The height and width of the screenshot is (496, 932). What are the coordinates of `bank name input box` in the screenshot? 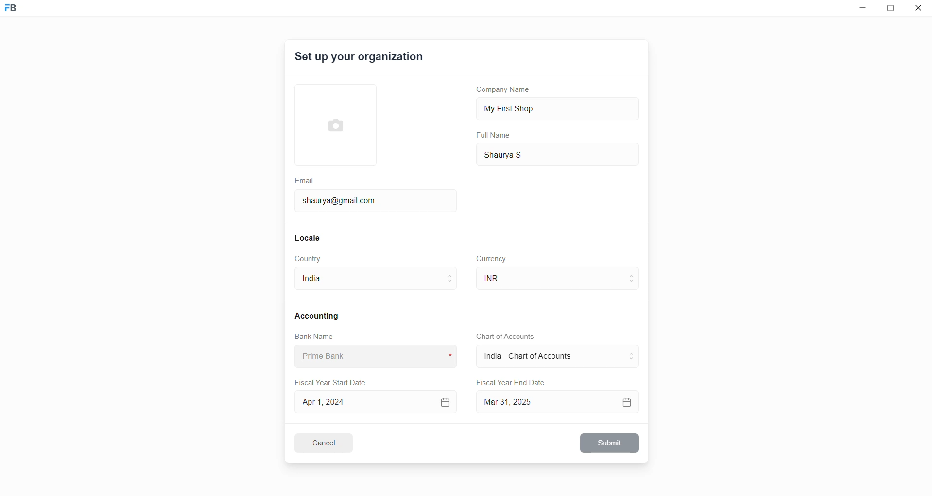 It's located at (372, 356).